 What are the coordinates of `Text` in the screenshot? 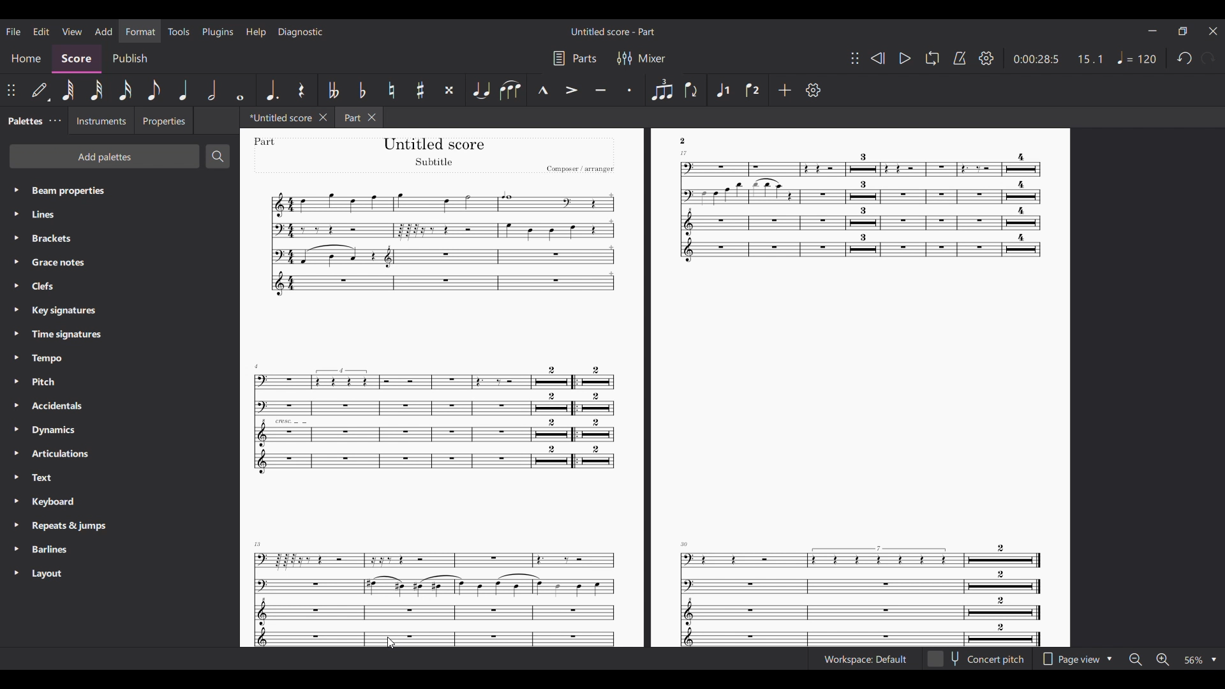 It's located at (56, 477).